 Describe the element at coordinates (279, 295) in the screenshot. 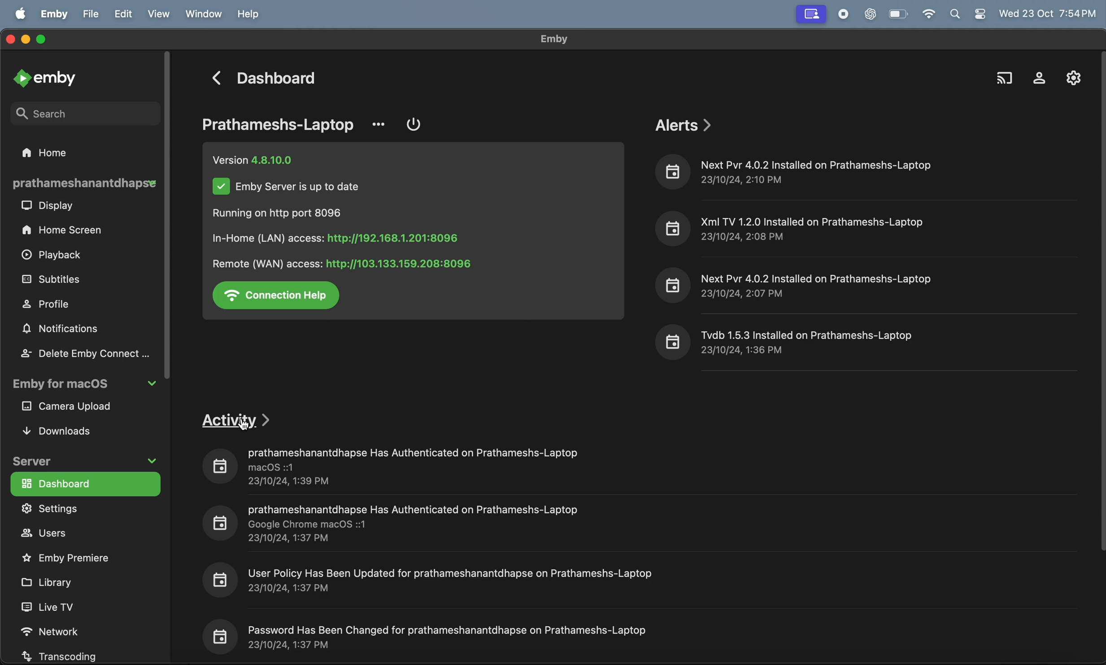

I see `connection help` at that location.